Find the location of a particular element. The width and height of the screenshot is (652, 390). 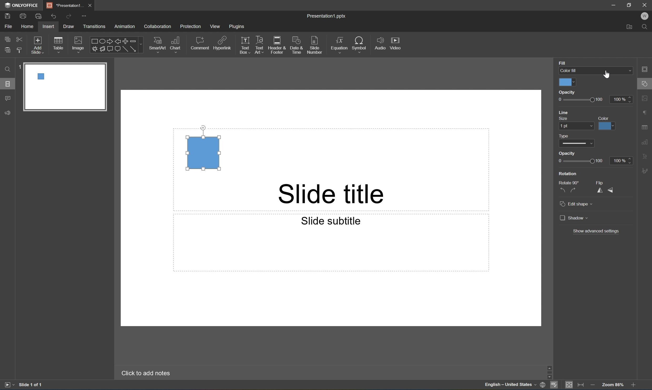

Right arrow is located at coordinates (109, 41).